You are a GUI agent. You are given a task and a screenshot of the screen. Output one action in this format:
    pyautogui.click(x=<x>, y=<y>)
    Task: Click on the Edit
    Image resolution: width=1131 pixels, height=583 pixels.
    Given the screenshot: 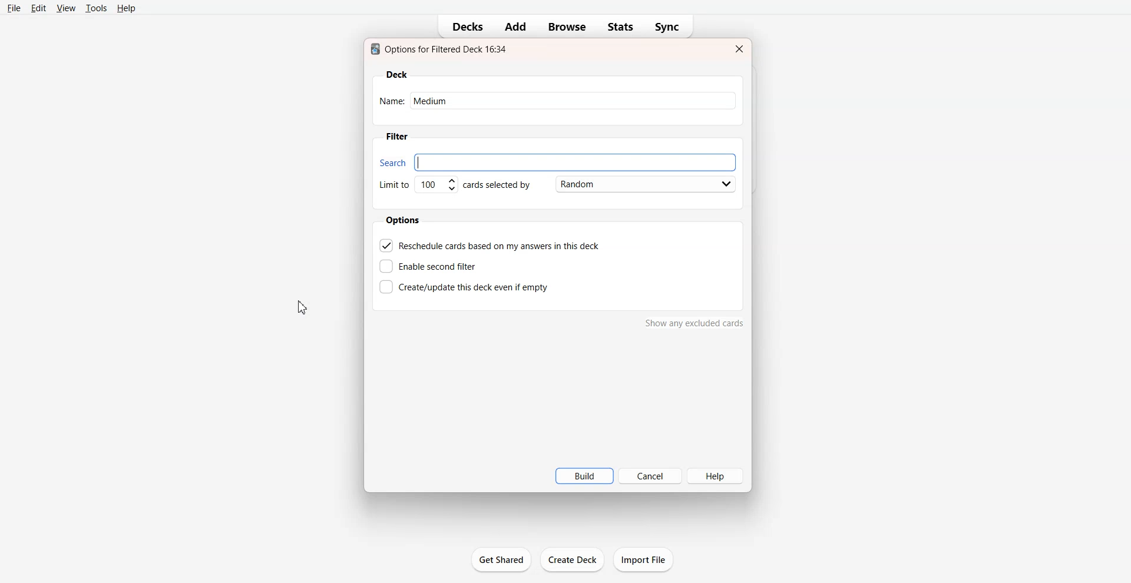 What is the action you would take?
    pyautogui.click(x=39, y=8)
    